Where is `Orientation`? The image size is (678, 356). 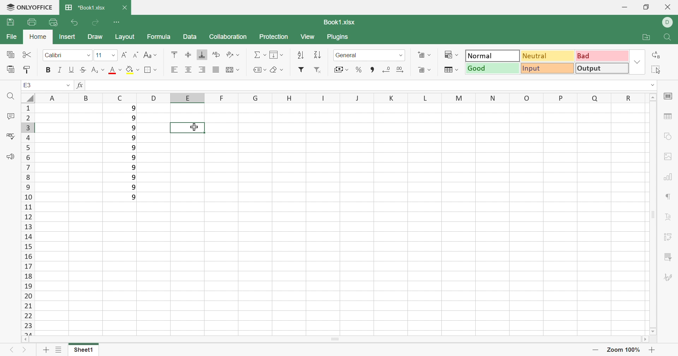 Orientation is located at coordinates (232, 54).